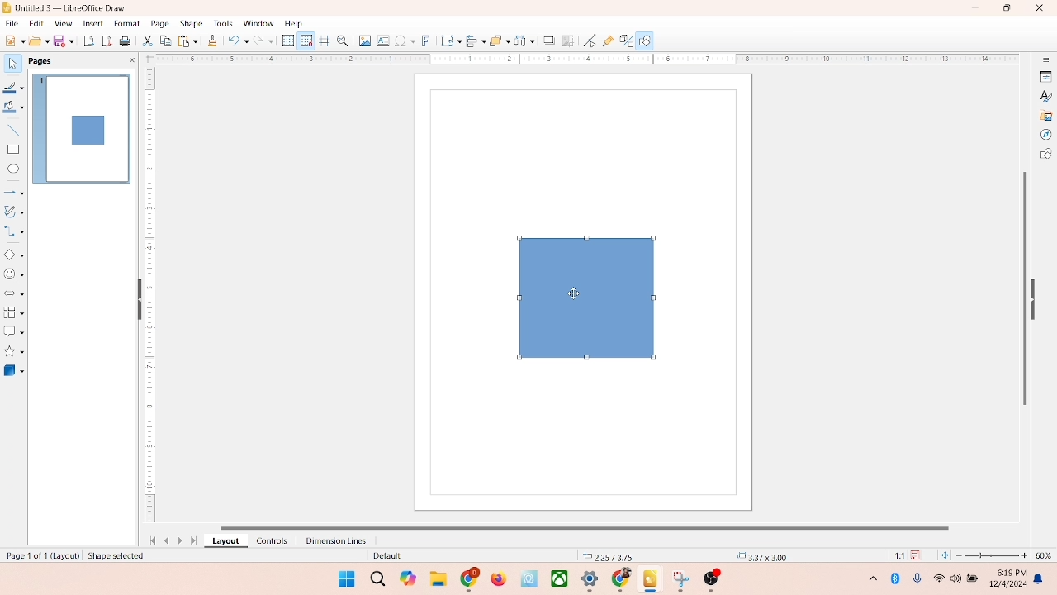 This screenshot has height=595, width=1057. What do you see at coordinates (1023, 287) in the screenshot?
I see `vertical scroll bar` at bounding box center [1023, 287].